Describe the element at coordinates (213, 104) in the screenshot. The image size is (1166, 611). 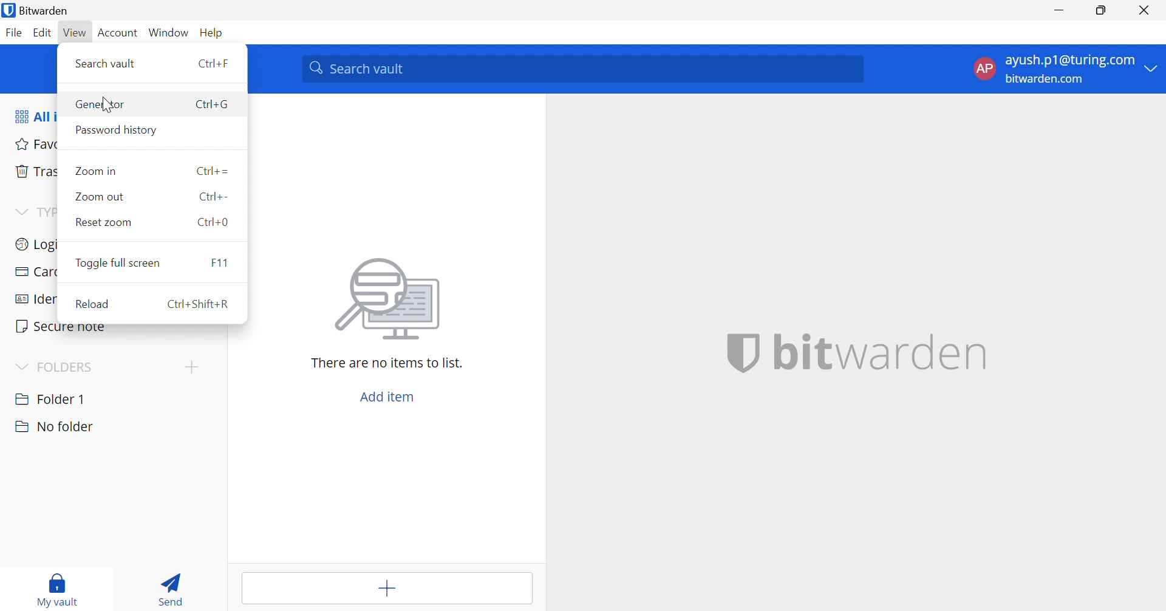
I see `Ctrl+C` at that location.